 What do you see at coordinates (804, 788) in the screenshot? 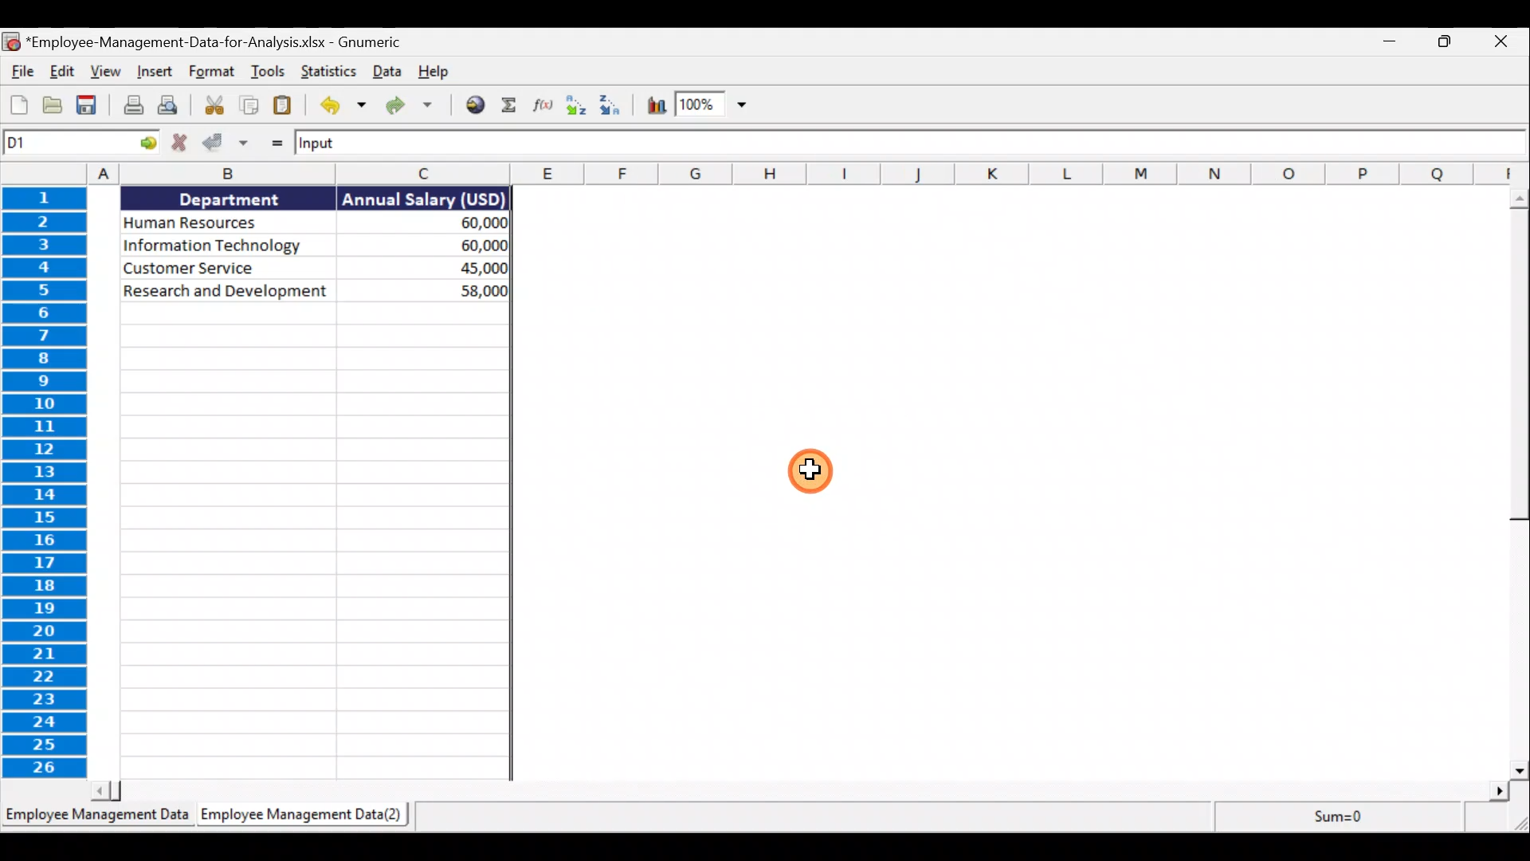
I see `Scroll bar` at bounding box center [804, 788].